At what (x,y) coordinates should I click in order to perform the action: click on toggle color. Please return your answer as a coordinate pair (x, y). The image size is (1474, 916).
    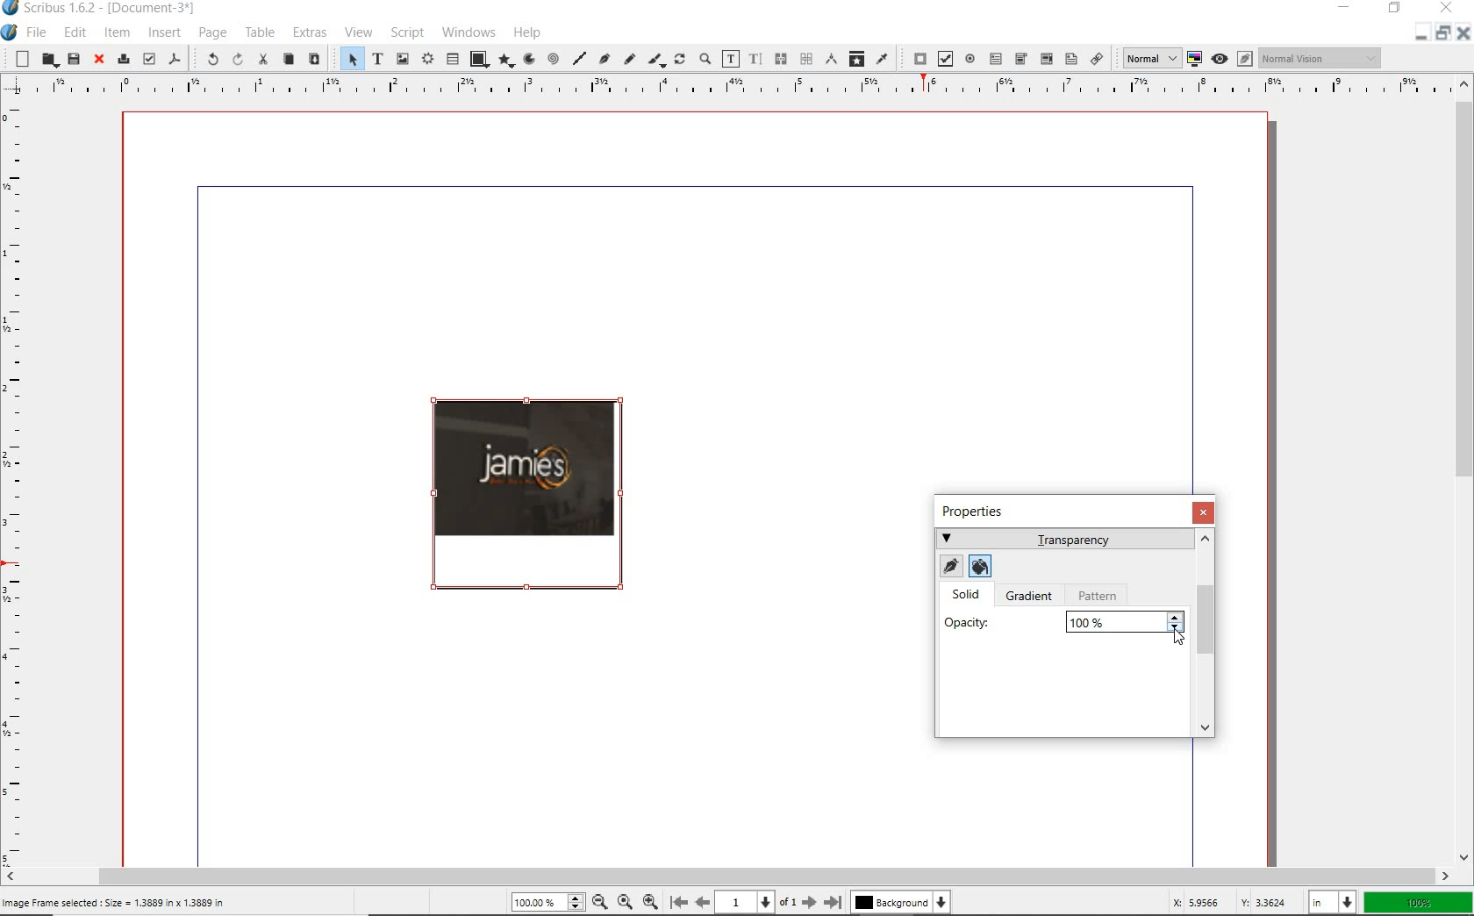
    Looking at the image, I should click on (1194, 57).